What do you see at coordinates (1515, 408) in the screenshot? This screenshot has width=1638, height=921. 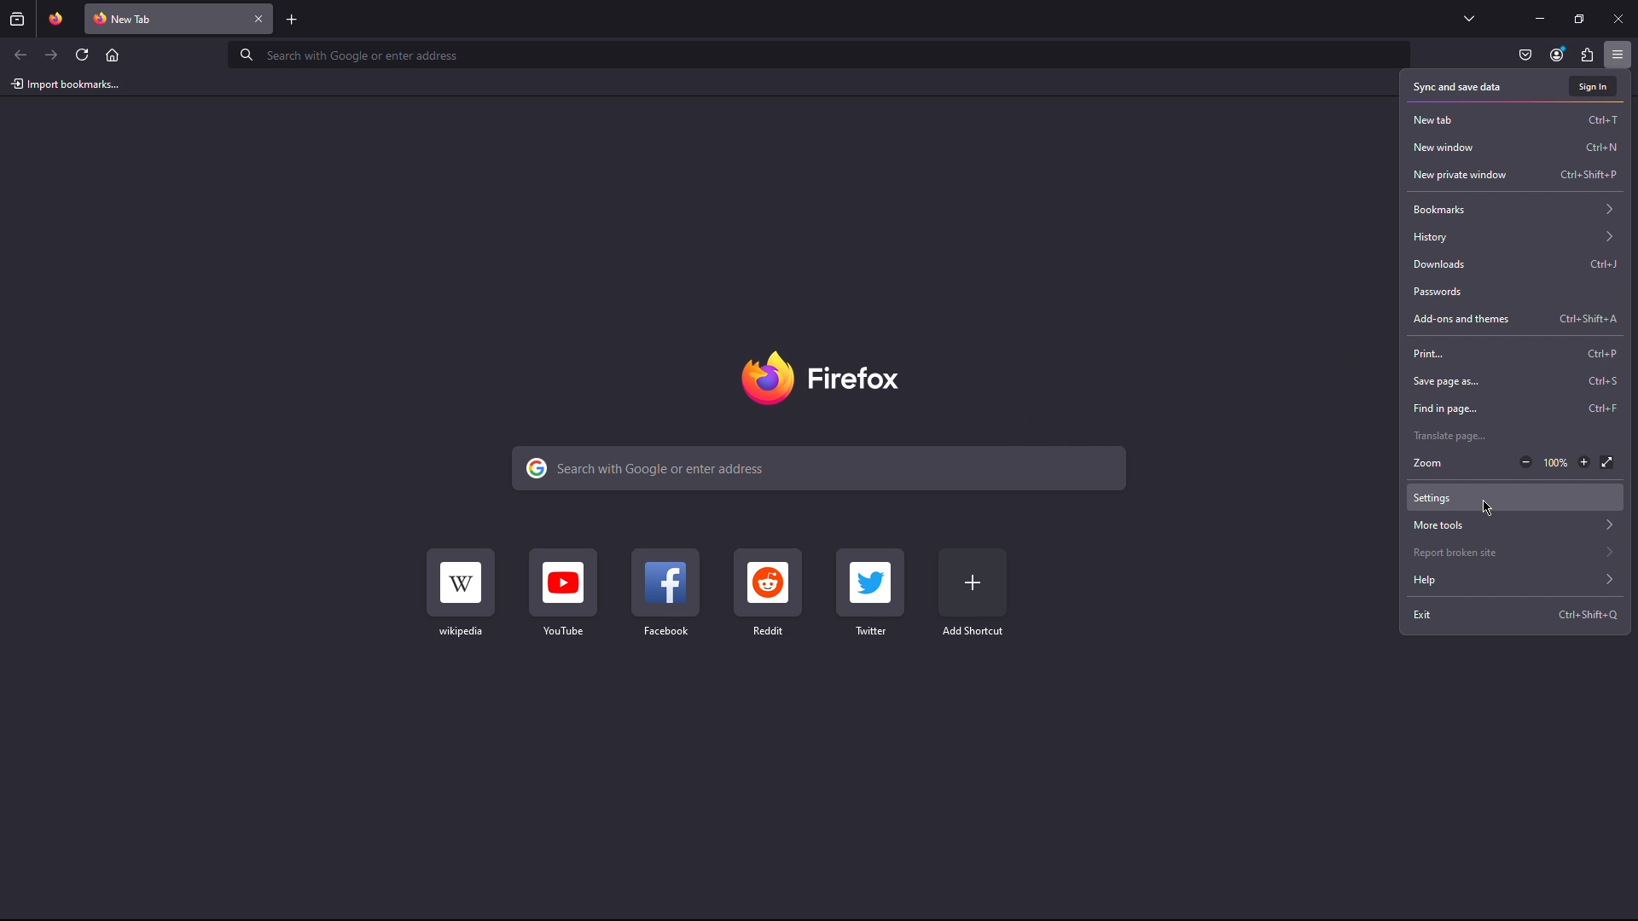 I see `Find in page` at bounding box center [1515, 408].